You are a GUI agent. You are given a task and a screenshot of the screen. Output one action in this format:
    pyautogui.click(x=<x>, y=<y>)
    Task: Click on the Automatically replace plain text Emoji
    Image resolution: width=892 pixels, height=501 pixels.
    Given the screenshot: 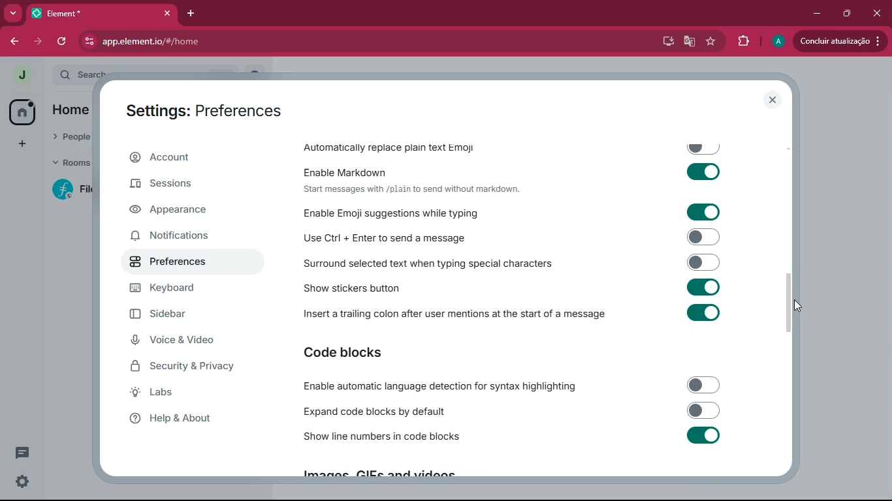 What is the action you would take?
    pyautogui.click(x=513, y=145)
    